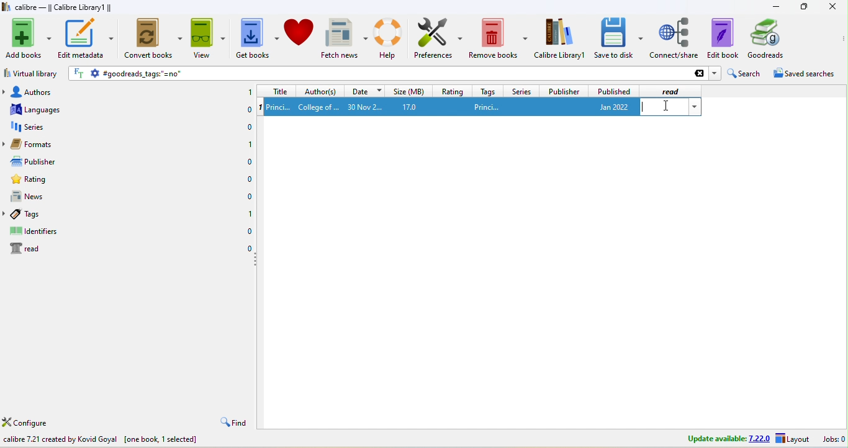  Describe the element at coordinates (250, 197) in the screenshot. I see `0` at that location.